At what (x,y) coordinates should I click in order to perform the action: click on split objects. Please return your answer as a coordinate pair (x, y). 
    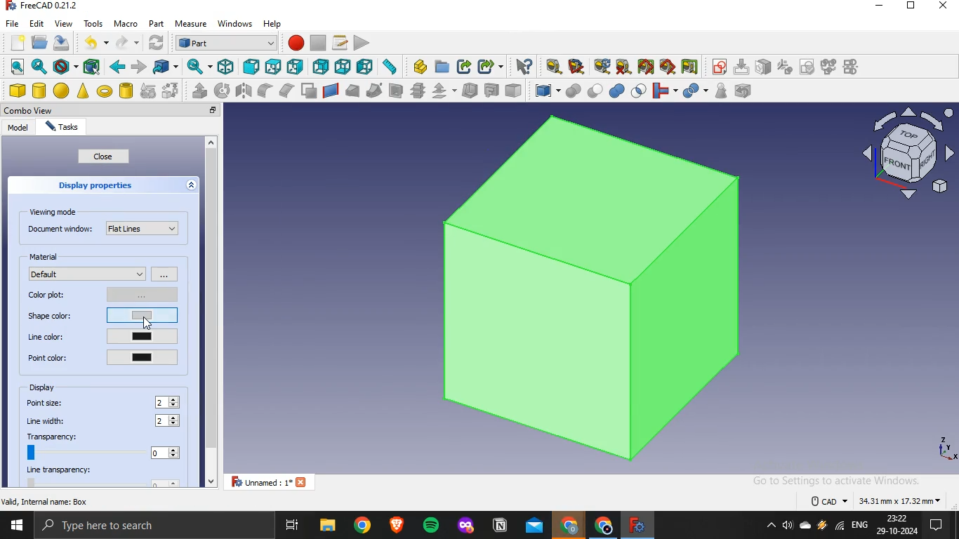
    Looking at the image, I should click on (693, 91).